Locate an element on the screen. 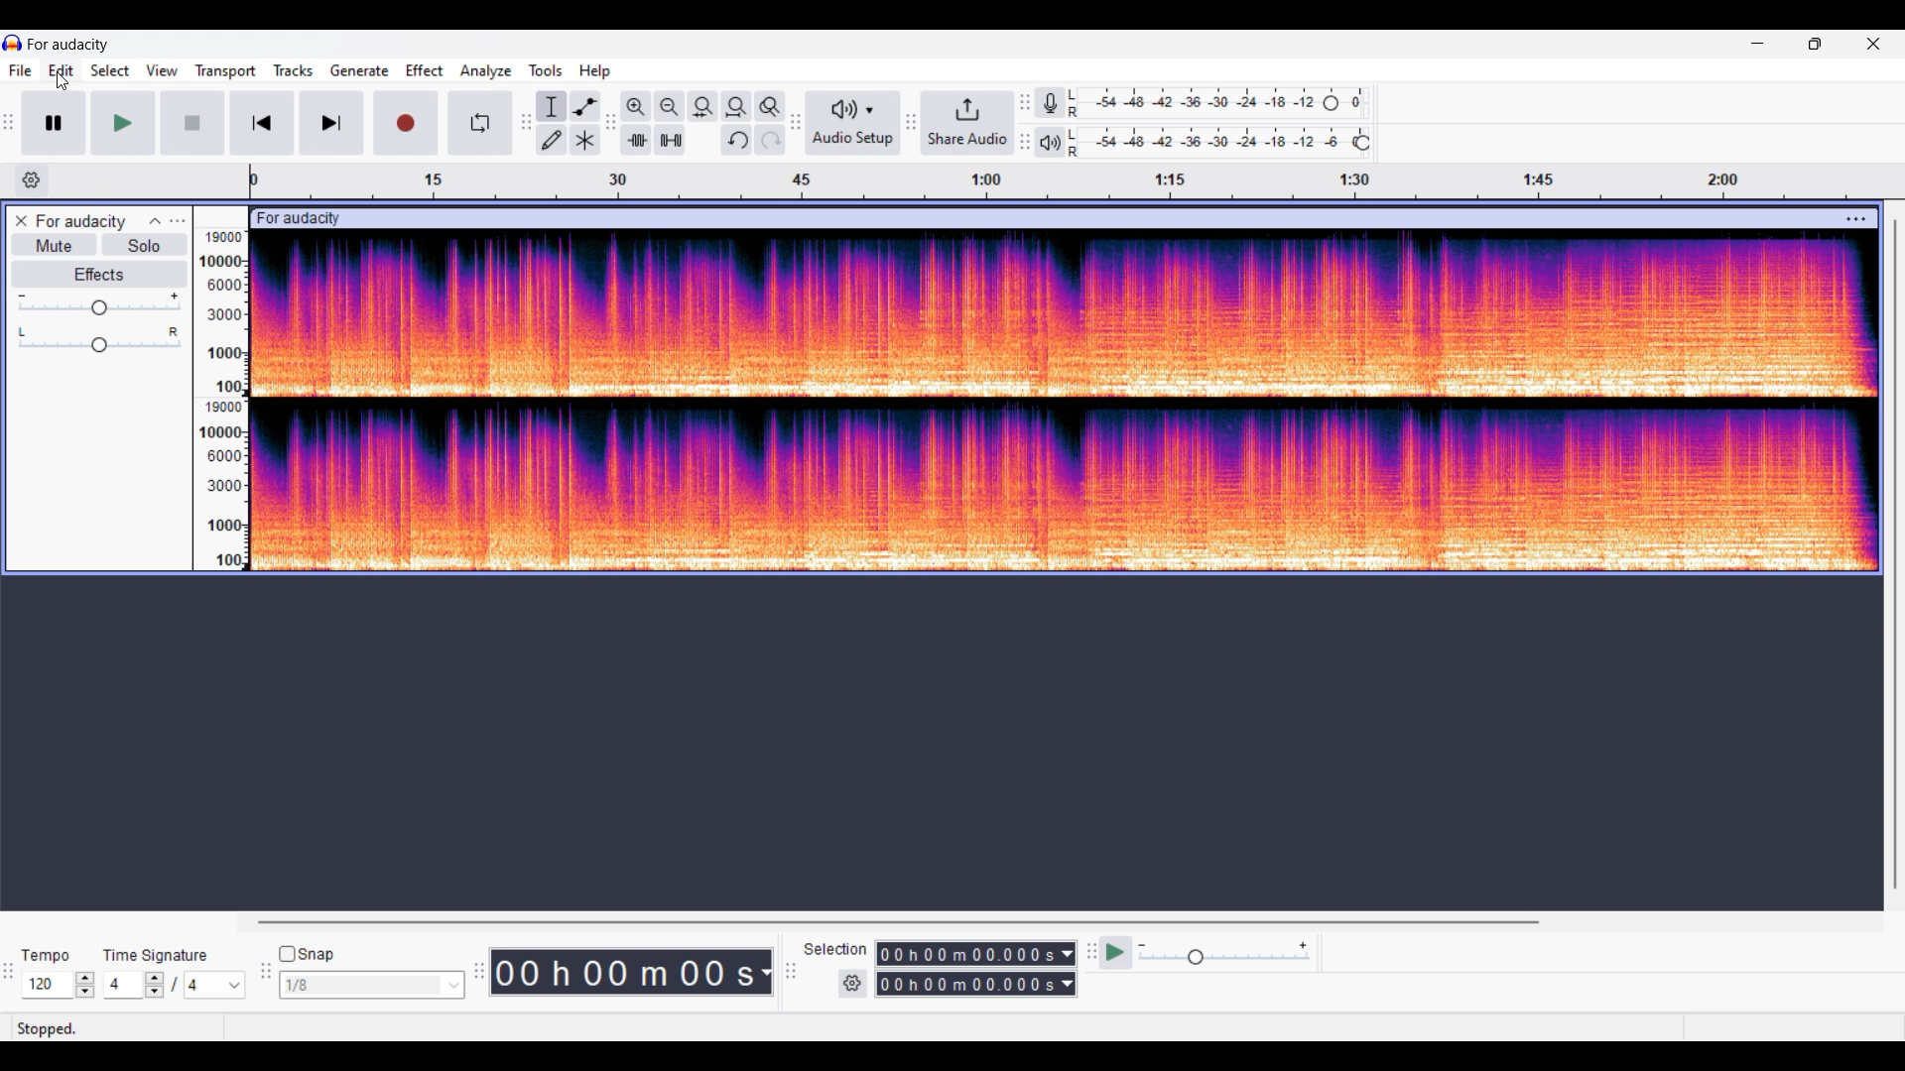 Image resolution: width=1905 pixels, height=1071 pixels. Duration measurement options is located at coordinates (765, 972).